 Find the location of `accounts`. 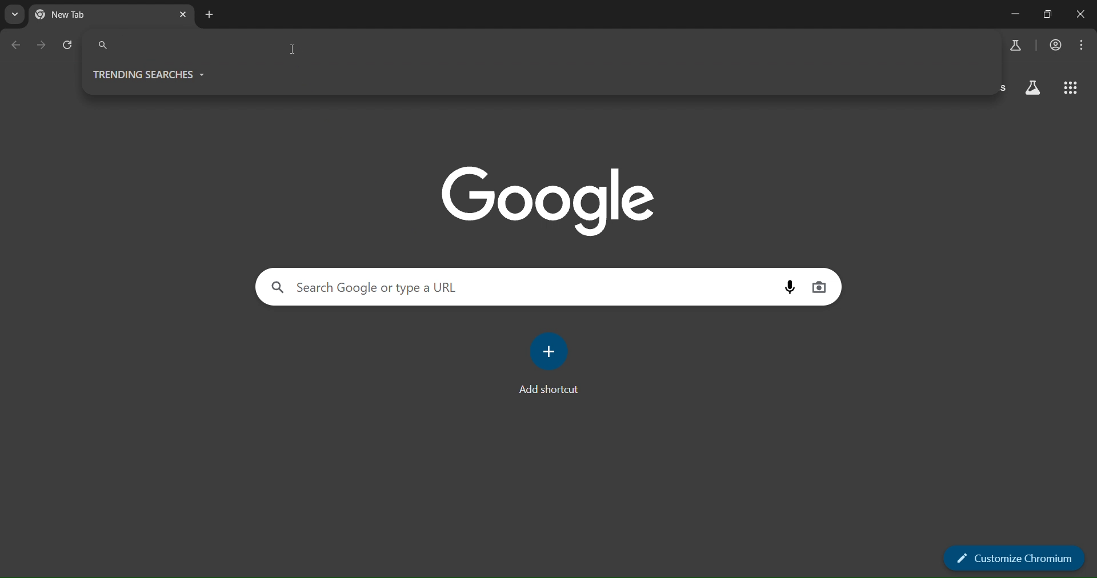

accounts is located at coordinates (1056, 45).